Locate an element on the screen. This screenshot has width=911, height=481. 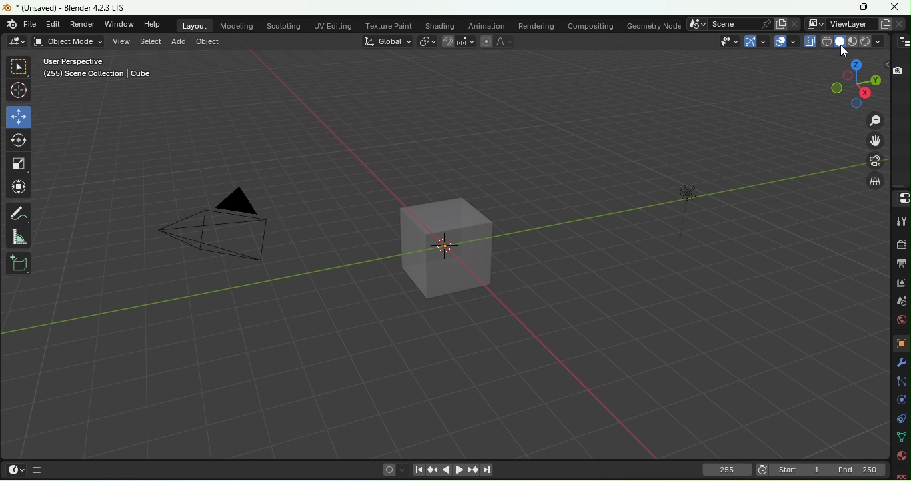
Editor type is located at coordinates (902, 197).